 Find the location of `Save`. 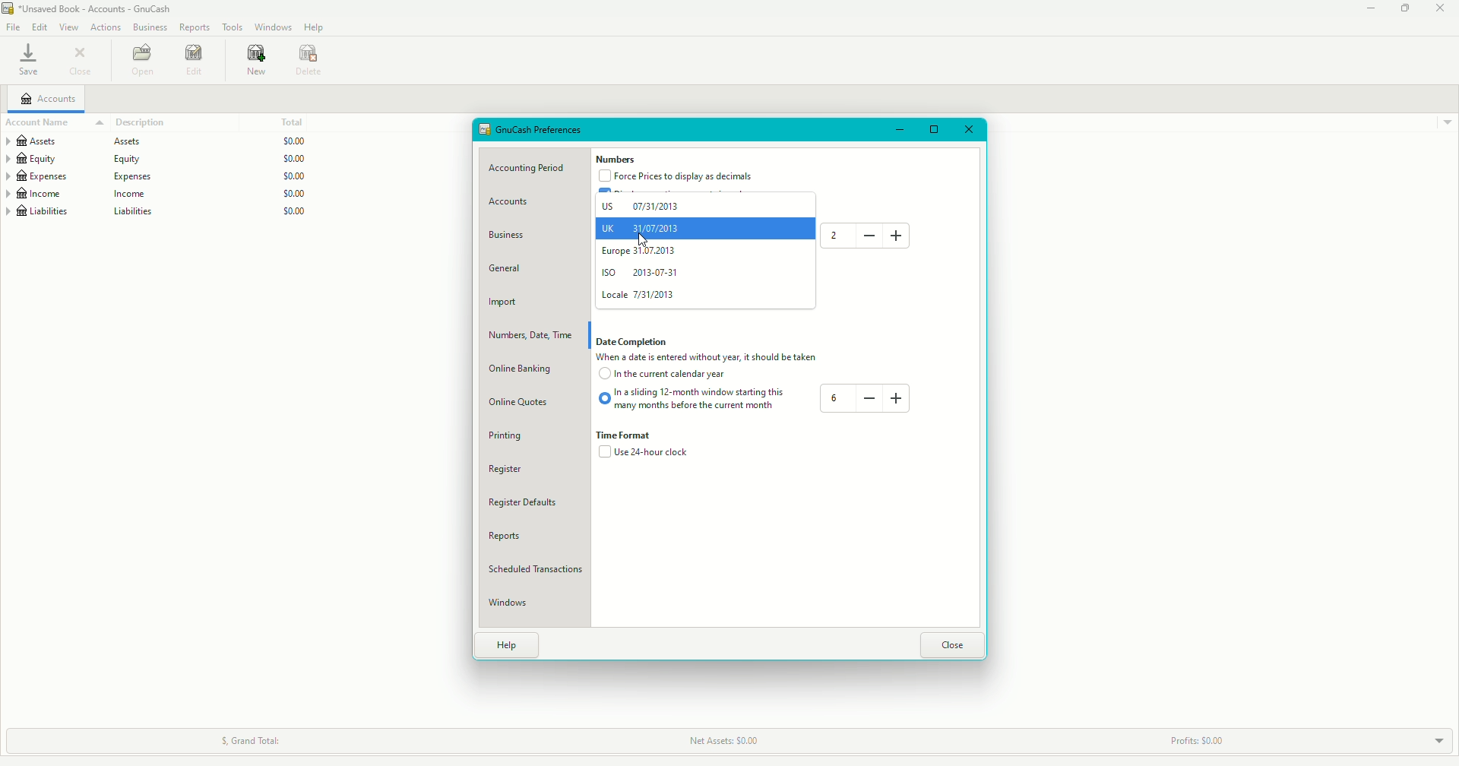

Save is located at coordinates (27, 62).